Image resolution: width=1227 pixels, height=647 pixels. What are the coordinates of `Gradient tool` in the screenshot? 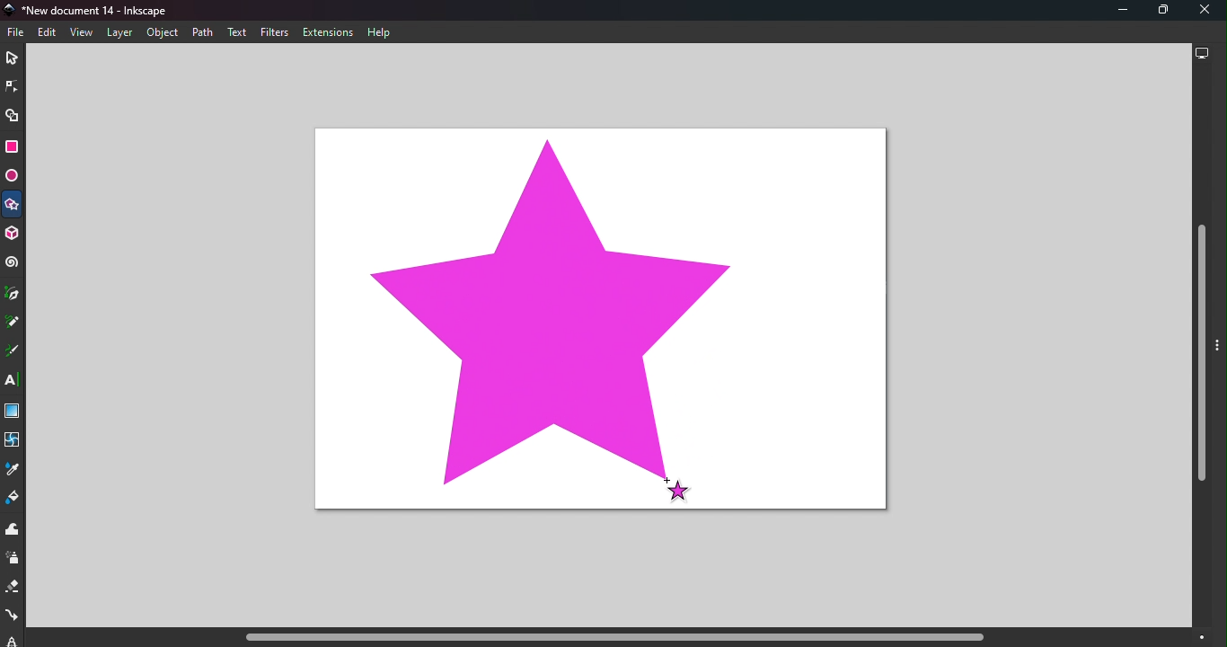 It's located at (13, 412).